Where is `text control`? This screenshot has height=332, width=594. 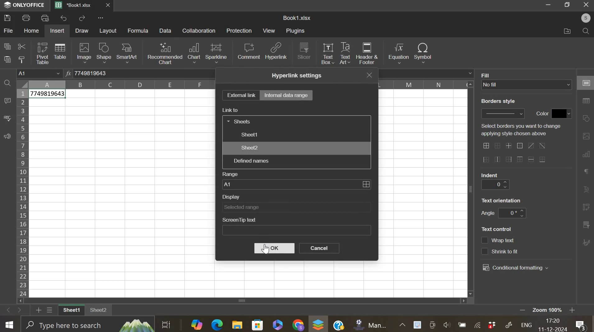
text control is located at coordinates (500, 246).